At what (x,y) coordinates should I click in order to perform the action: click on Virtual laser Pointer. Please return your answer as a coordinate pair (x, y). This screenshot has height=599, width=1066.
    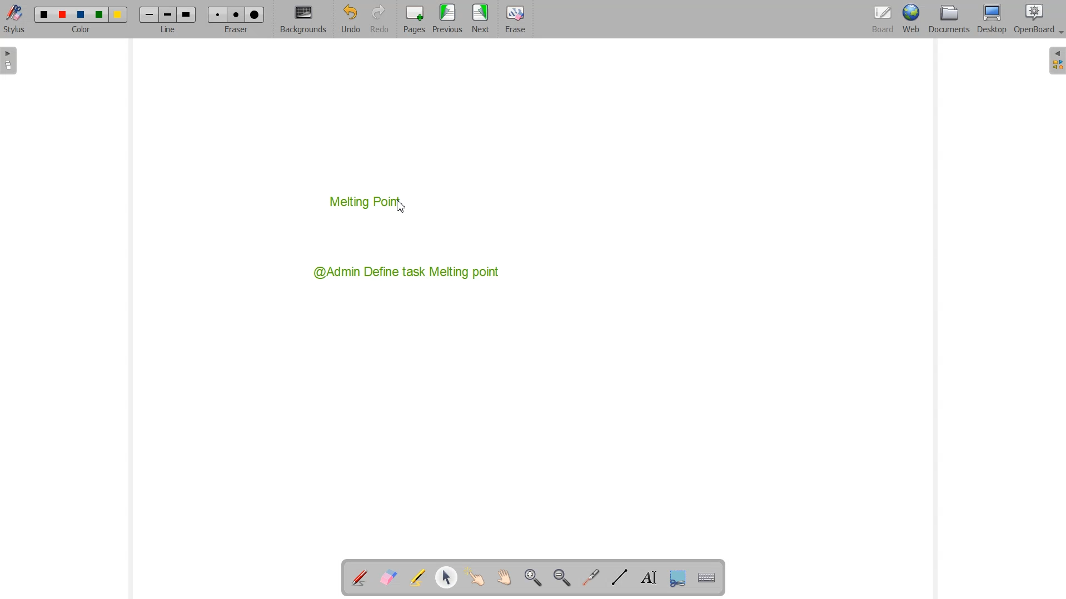
    Looking at the image, I should click on (591, 577).